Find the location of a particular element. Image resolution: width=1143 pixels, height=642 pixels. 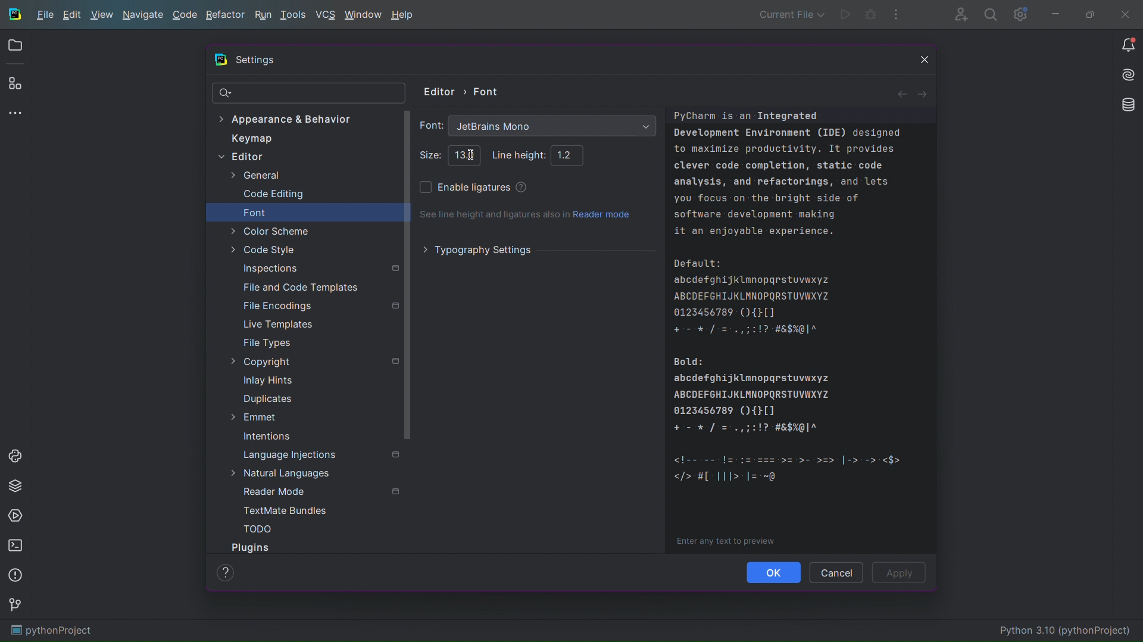

File Types is located at coordinates (267, 343).